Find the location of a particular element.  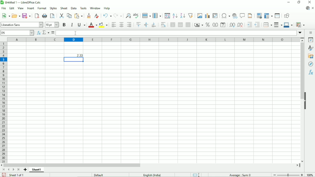

Horizontal scrollbar is located at coordinates (72, 165).